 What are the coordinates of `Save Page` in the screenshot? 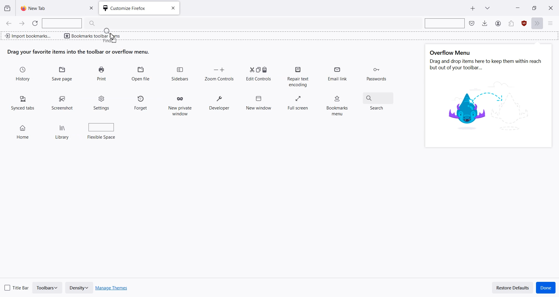 It's located at (63, 74).